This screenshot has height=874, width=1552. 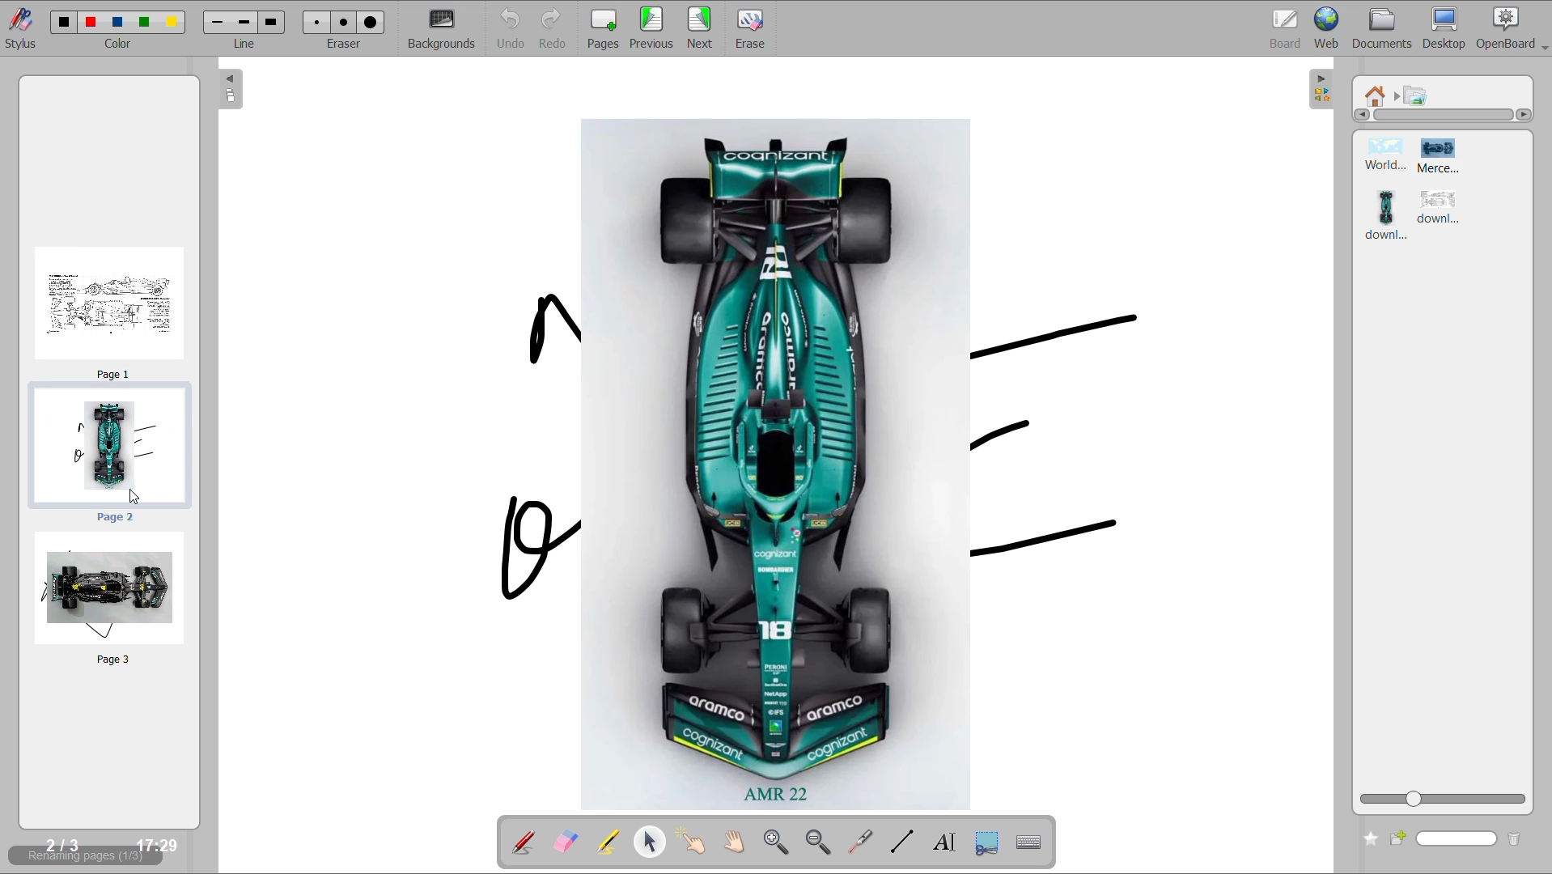 What do you see at coordinates (1318, 91) in the screenshot?
I see `collapse` at bounding box center [1318, 91].